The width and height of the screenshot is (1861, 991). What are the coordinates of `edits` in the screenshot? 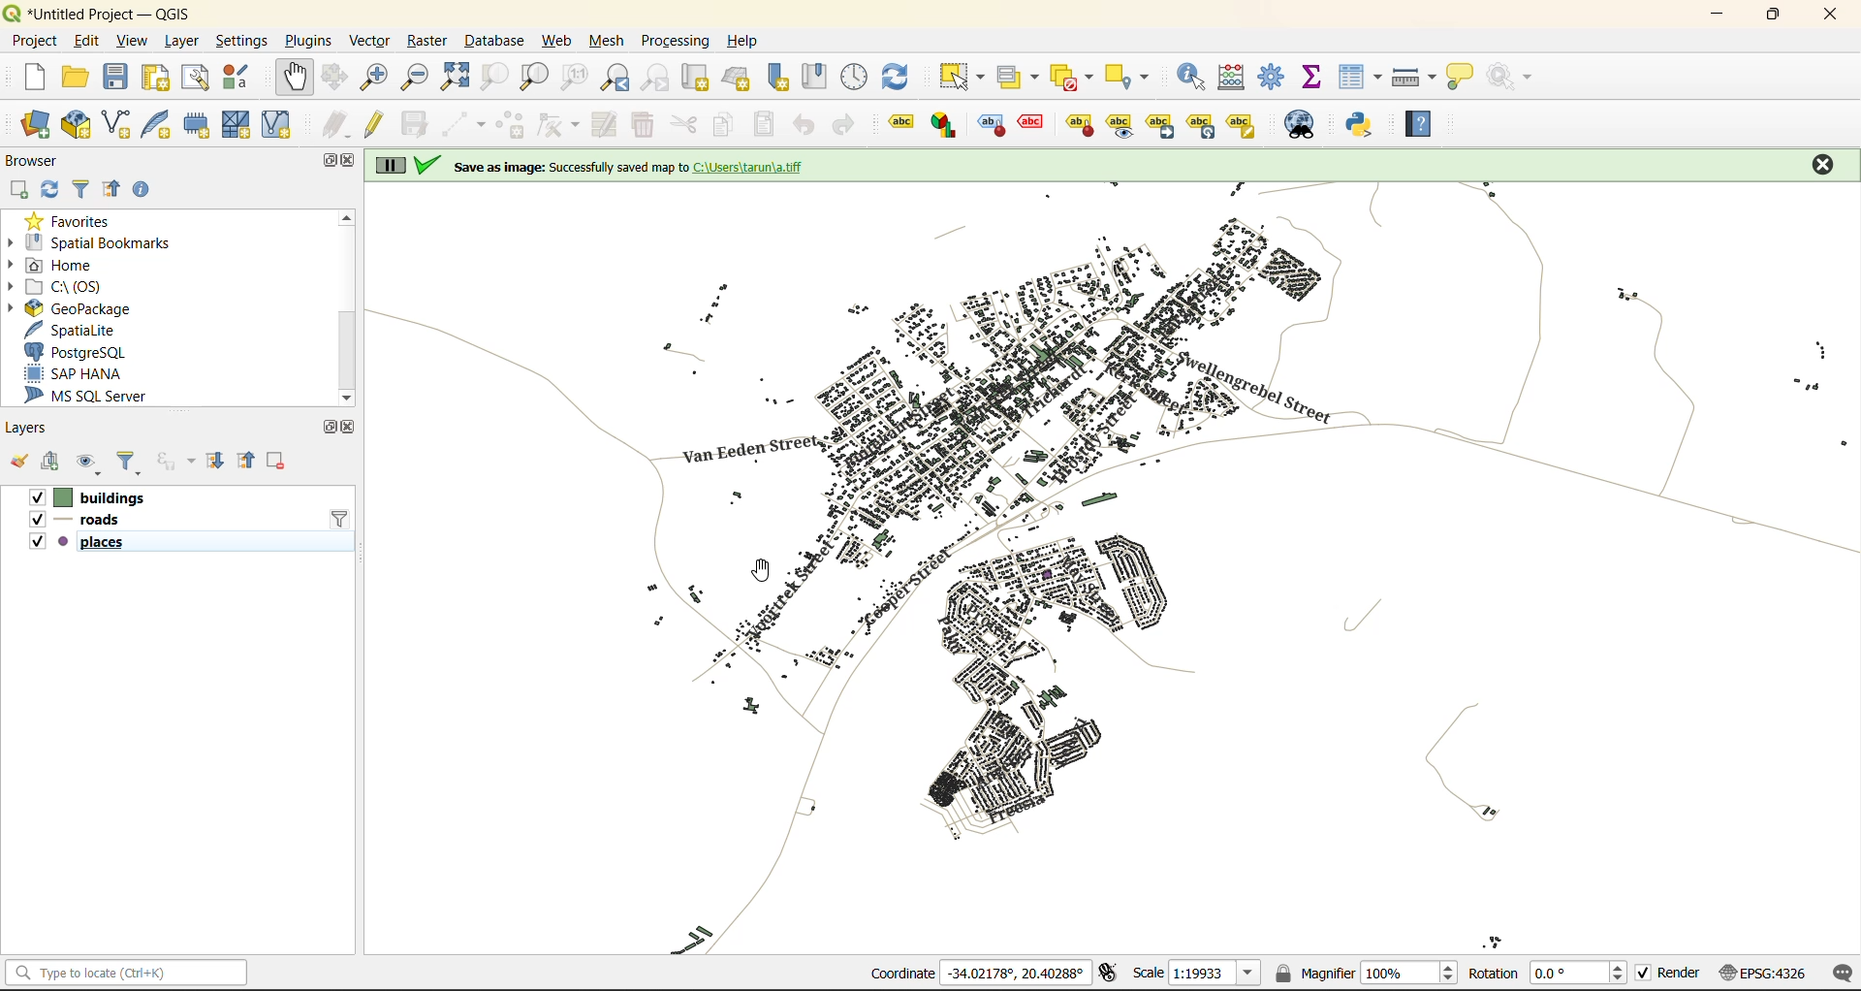 It's located at (336, 124).